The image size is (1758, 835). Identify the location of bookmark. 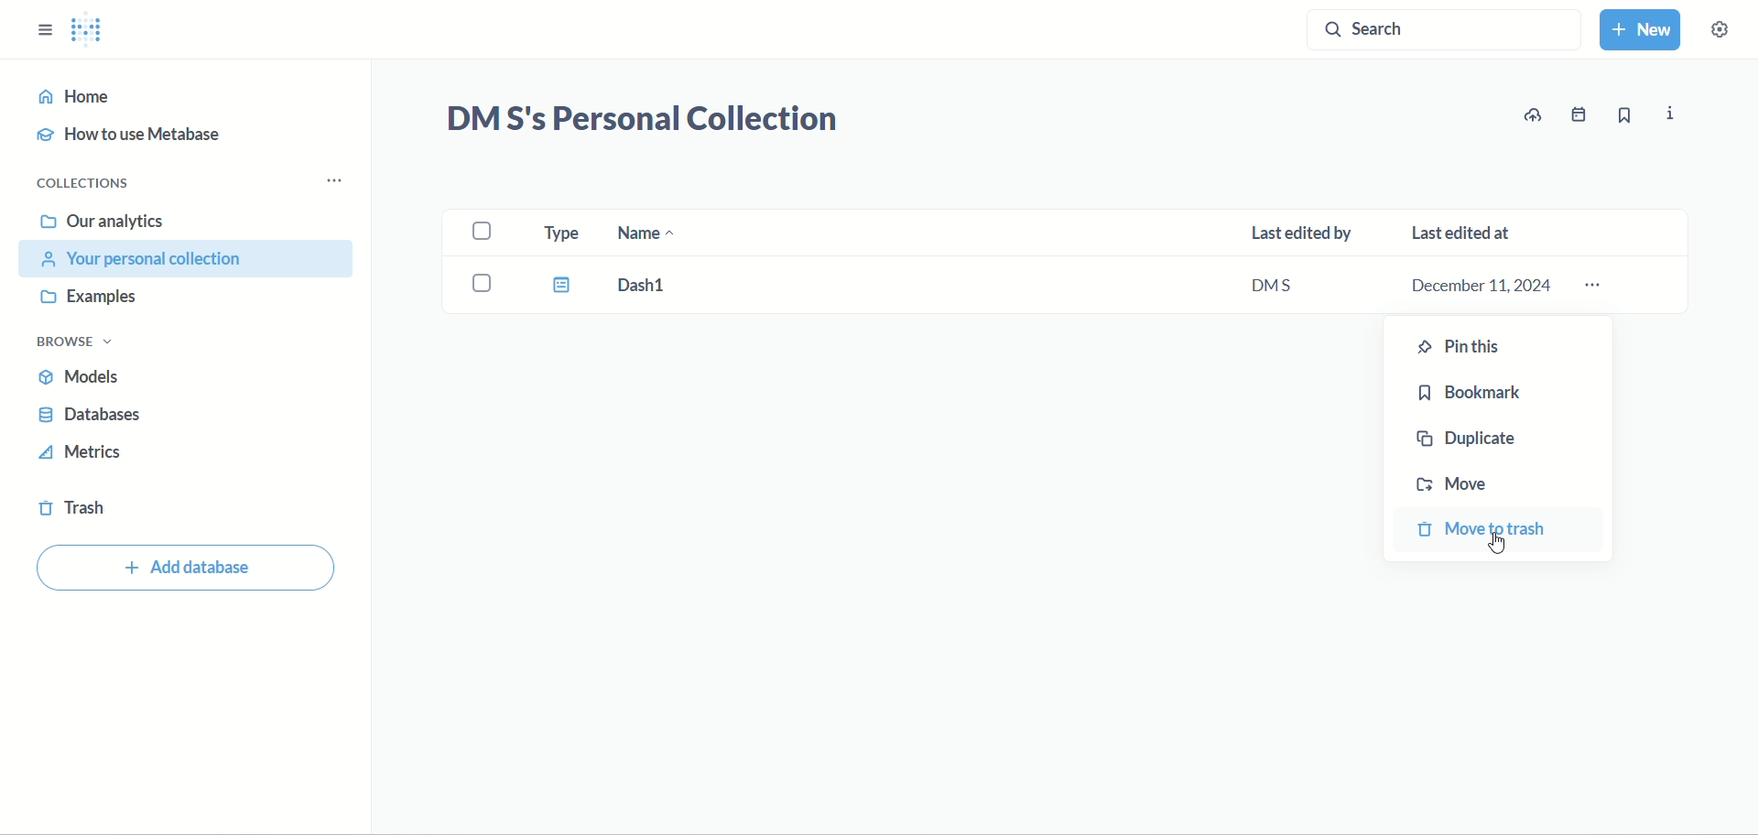
(1623, 118).